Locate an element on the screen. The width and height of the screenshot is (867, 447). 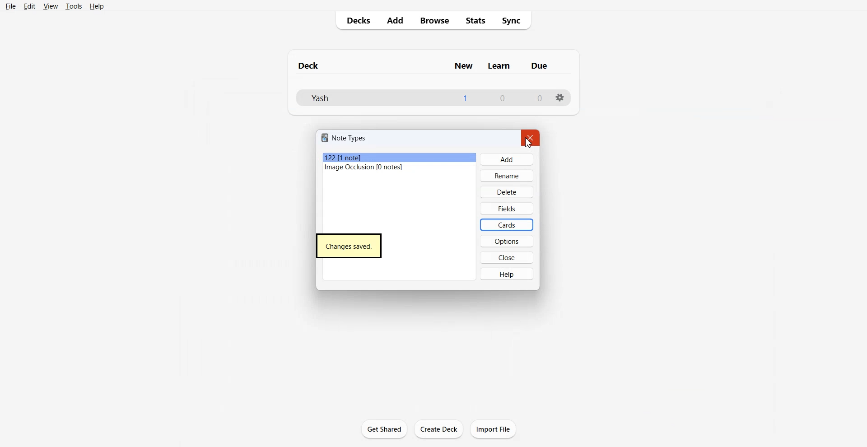
Image Occlusion is located at coordinates (400, 168).